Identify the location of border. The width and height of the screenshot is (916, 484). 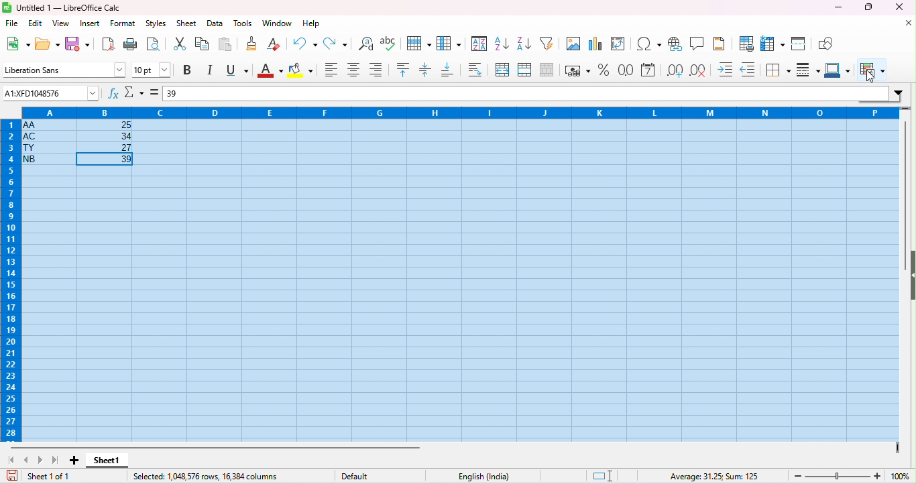
(778, 70).